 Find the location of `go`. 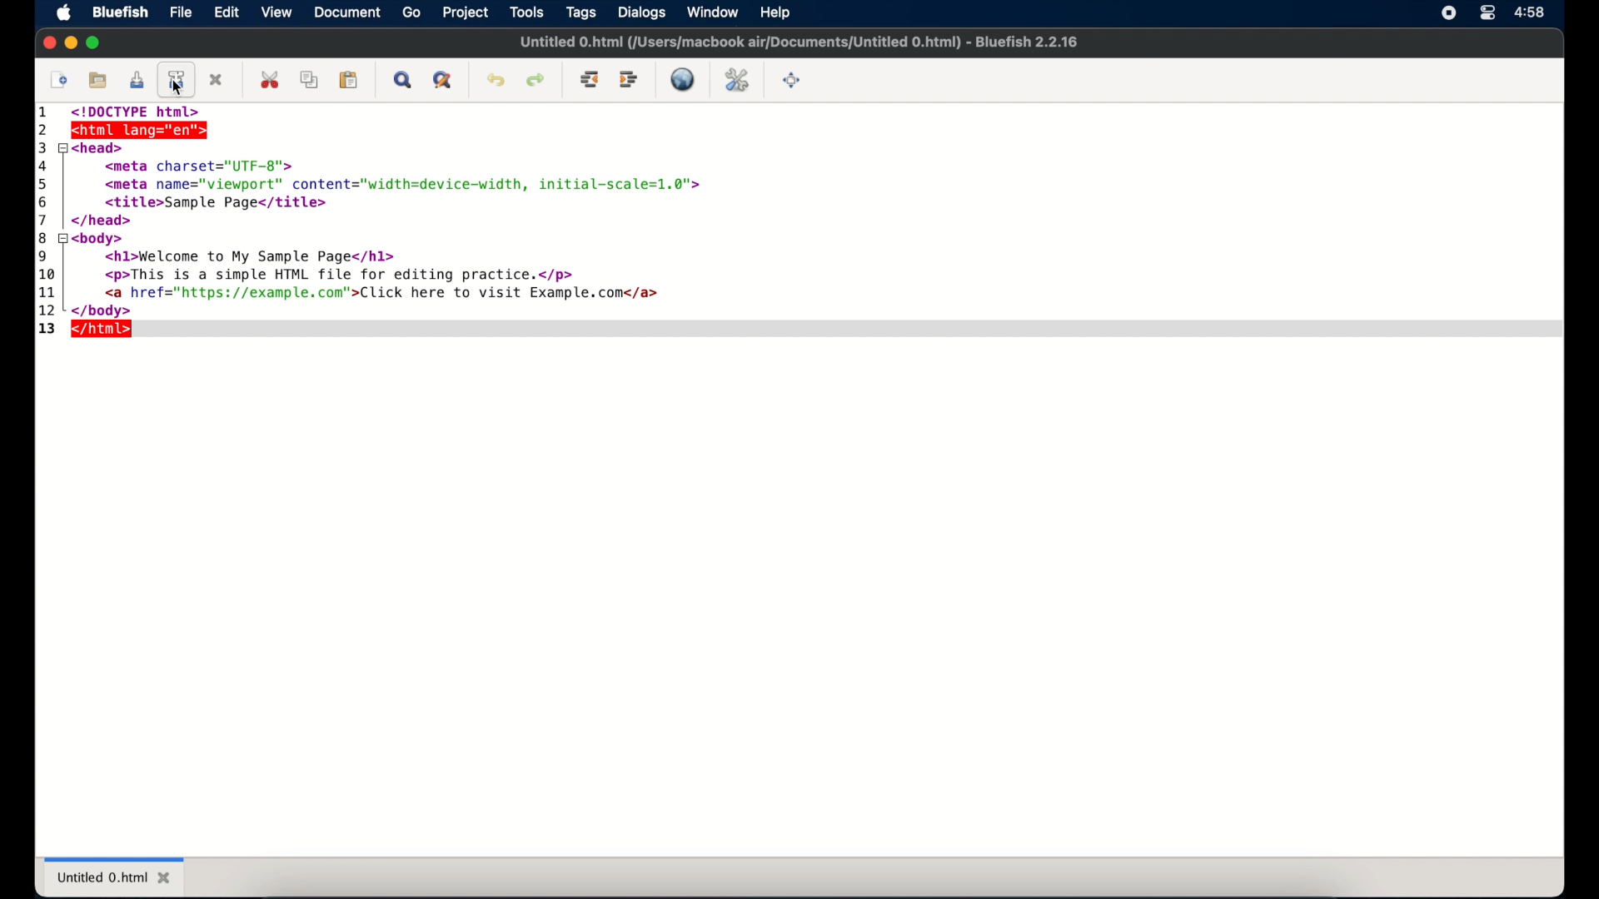

go is located at coordinates (412, 12).